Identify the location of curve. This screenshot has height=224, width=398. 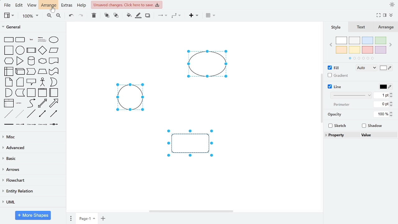
(31, 103).